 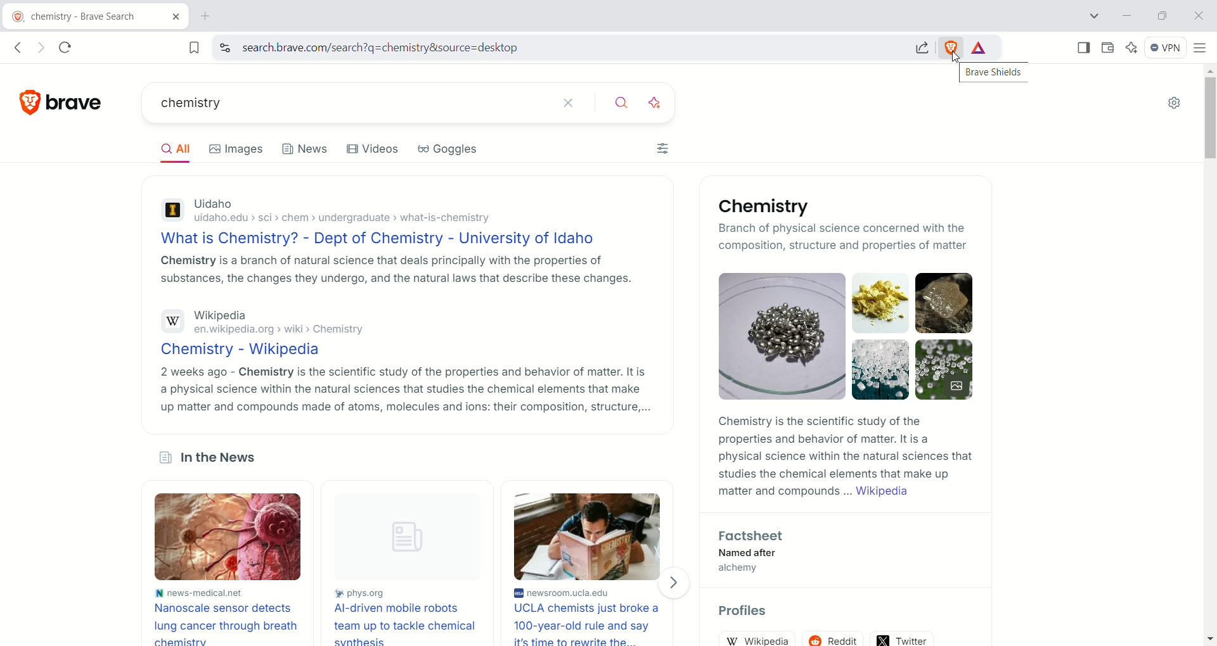 What do you see at coordinates (403, 538) in the screenshot?
I see `blank thumbnail` at bounding box center [403, 538].